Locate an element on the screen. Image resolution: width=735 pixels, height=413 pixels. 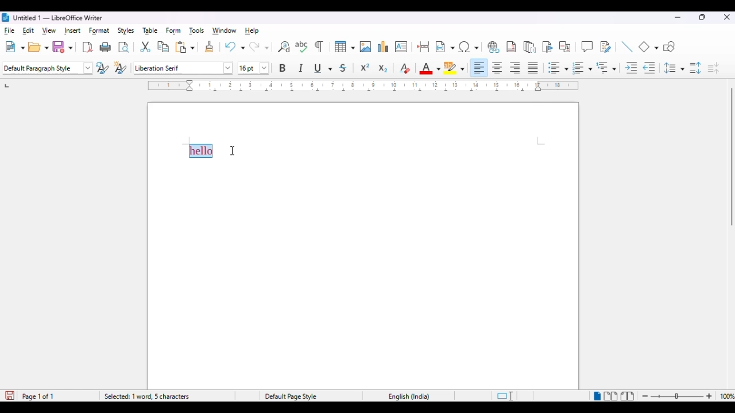
zoom out is located at coordinates (647, 396).